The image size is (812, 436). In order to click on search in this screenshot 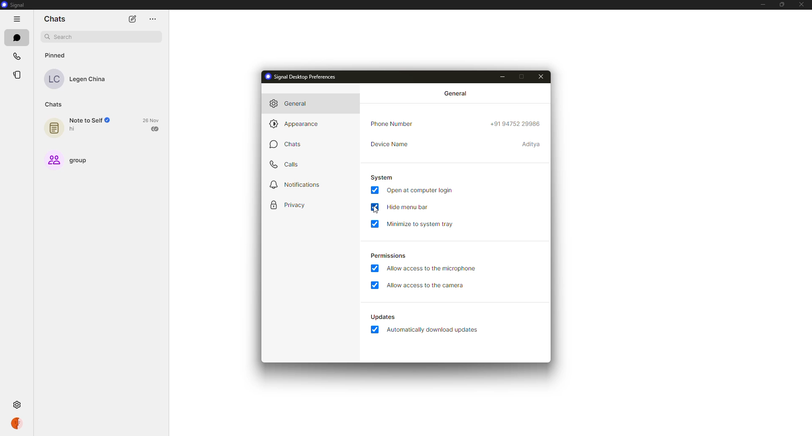, I will do `click(105, 37)`.